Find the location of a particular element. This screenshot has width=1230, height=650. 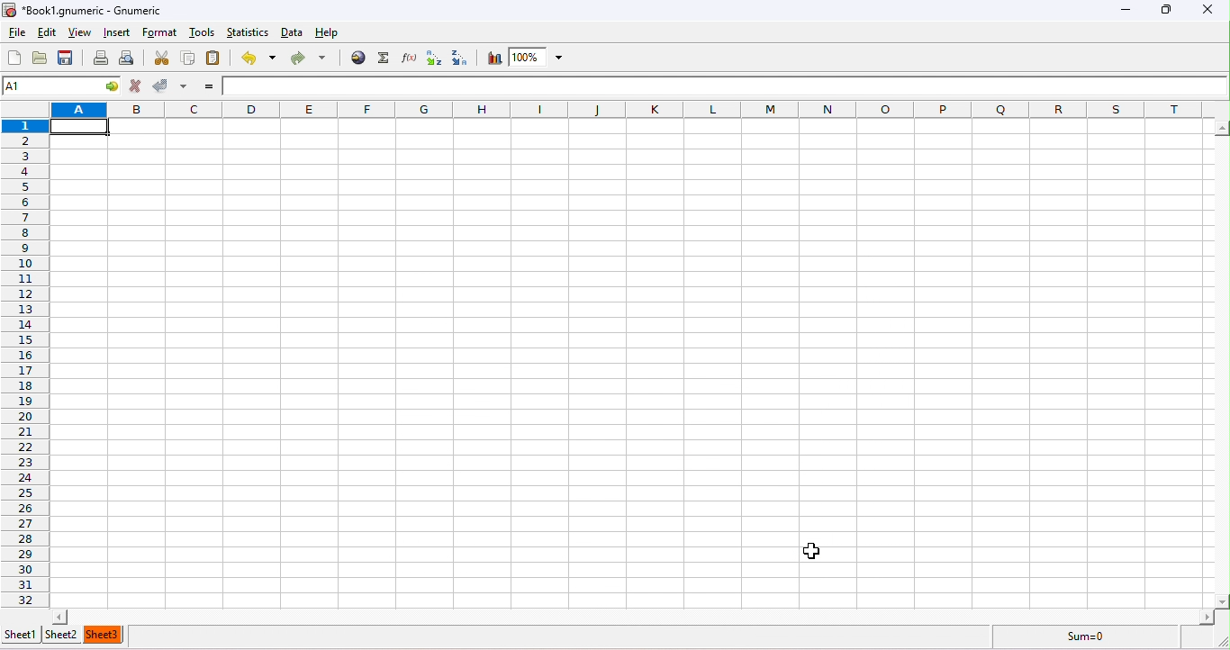

scroll bar is located at coordinates (1222, 363).